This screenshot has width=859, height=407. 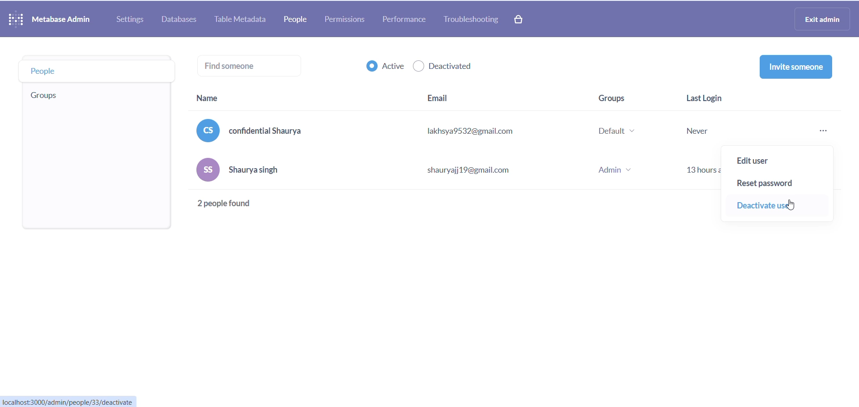 What do you see at coordinates (622, 134) in the screenshot?
I see `group` at bounding box center [622, 134].